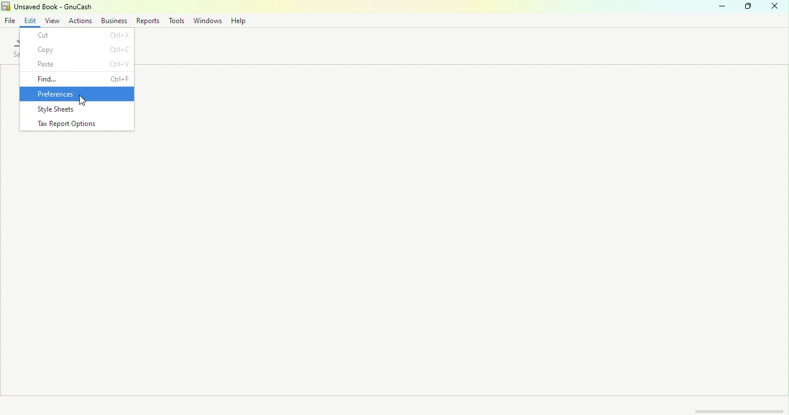 This screenshot has height=415, width=789. What do you see at coordinates (33, 20) in the screenshot?
I see `Edit` at bounding box center [33, 20].